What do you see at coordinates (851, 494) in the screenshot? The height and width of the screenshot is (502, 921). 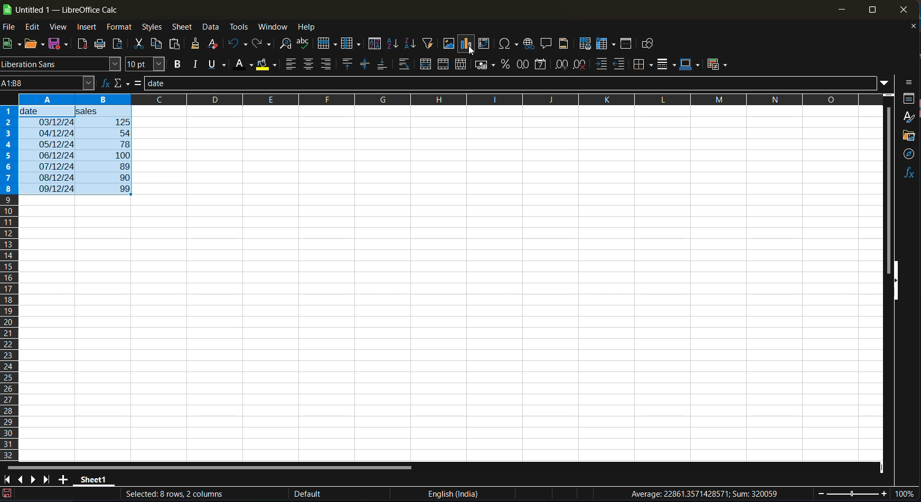 I see `zoom slider` at bounding box center [851, 494].